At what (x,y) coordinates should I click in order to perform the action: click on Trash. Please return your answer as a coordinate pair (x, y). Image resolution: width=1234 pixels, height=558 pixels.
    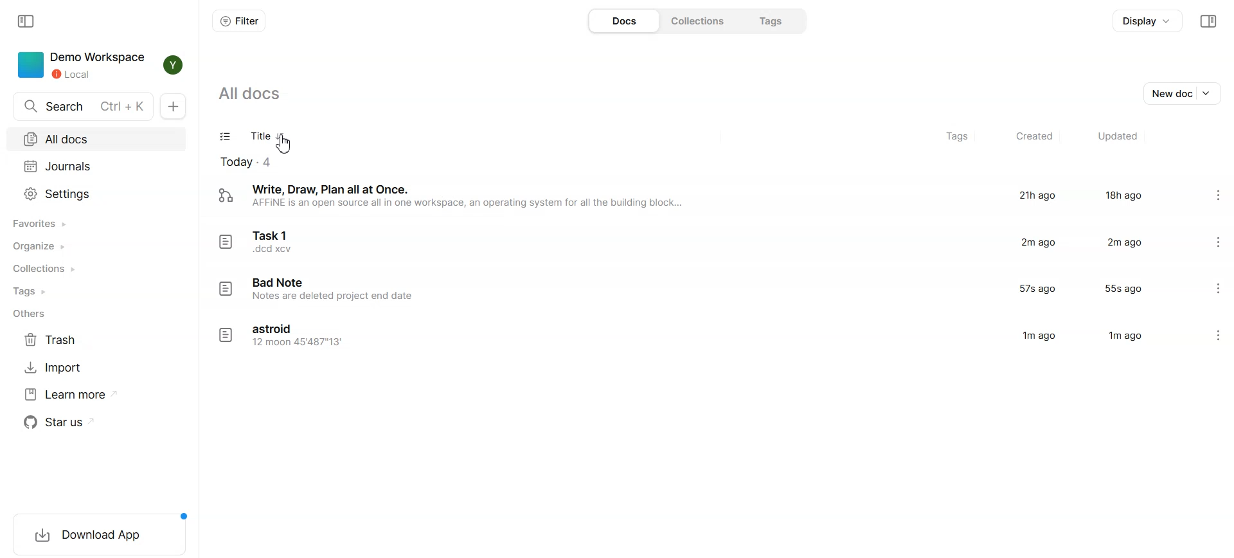
    Looking at the image, I should click on (53, 340).